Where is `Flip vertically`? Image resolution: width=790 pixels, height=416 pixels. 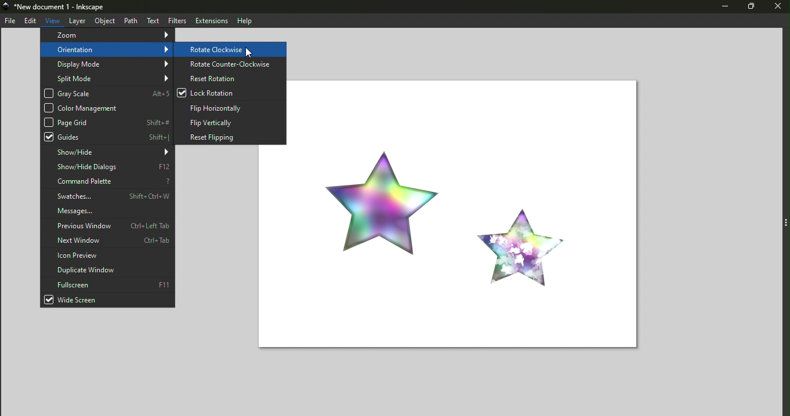
Flip vertically is located at coordinates (230, 121).